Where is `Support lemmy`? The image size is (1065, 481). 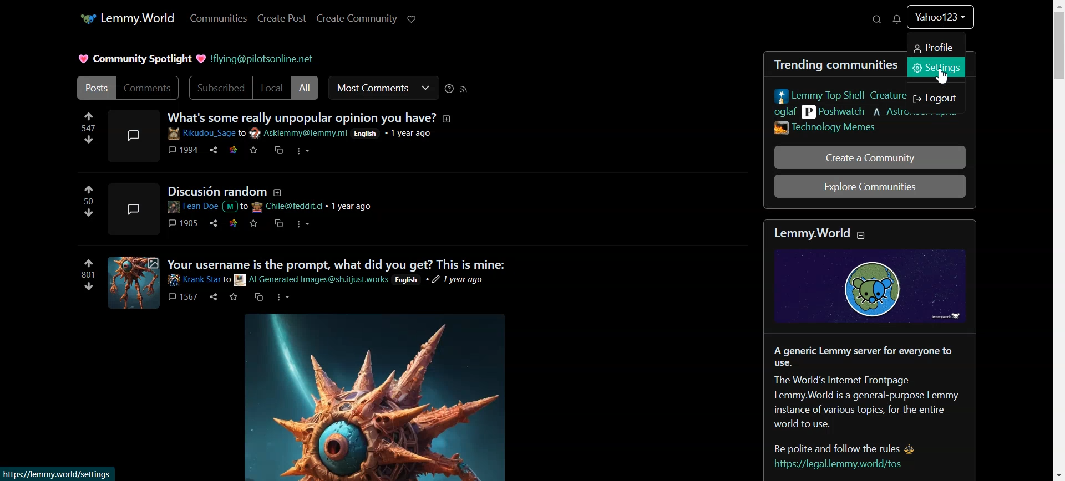
Support lemmy is located at coordinates (410, 19).